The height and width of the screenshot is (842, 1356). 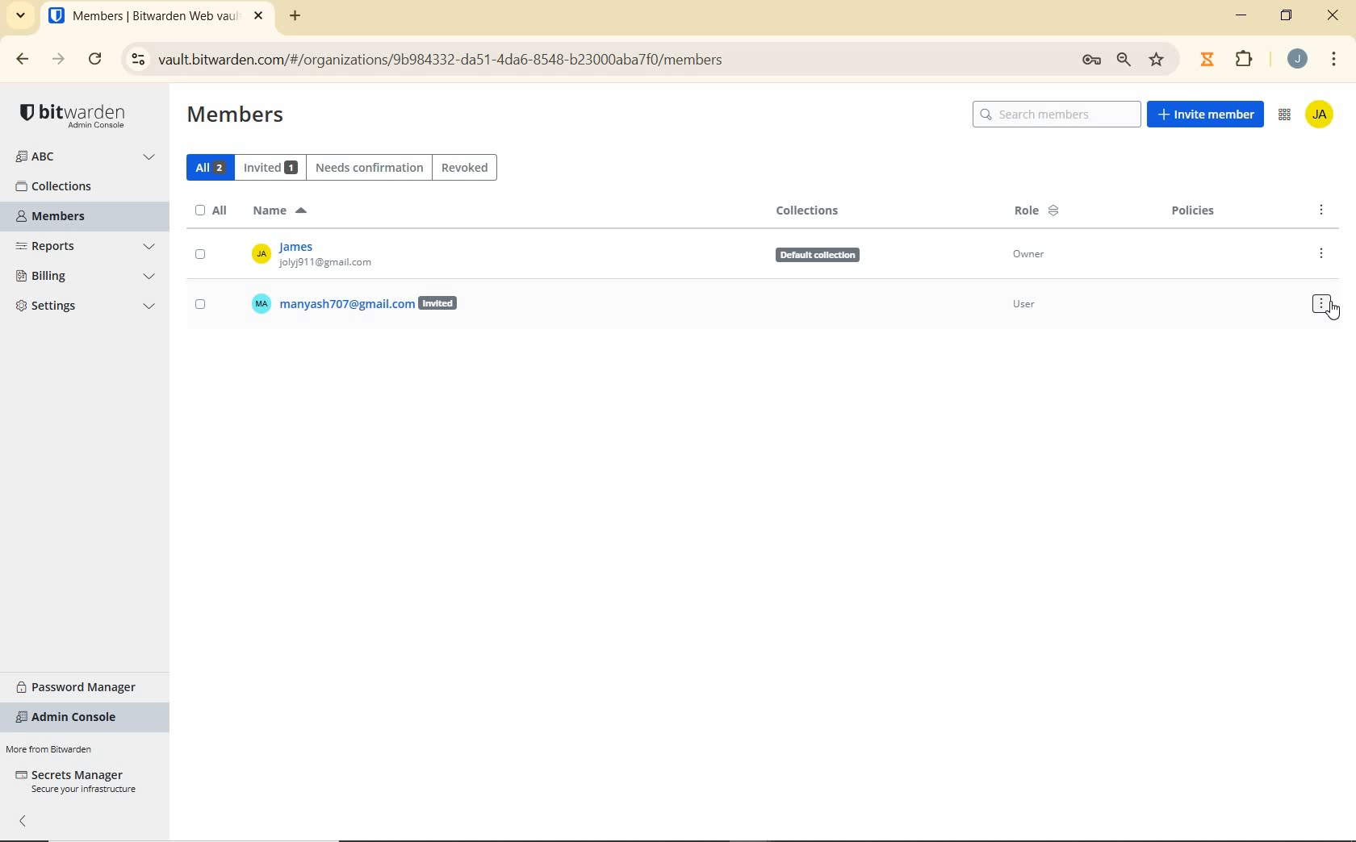 What do you see at coordinates (273, 166) in the screenshot?
I see `INVITED` at bounding box center [273, 166].